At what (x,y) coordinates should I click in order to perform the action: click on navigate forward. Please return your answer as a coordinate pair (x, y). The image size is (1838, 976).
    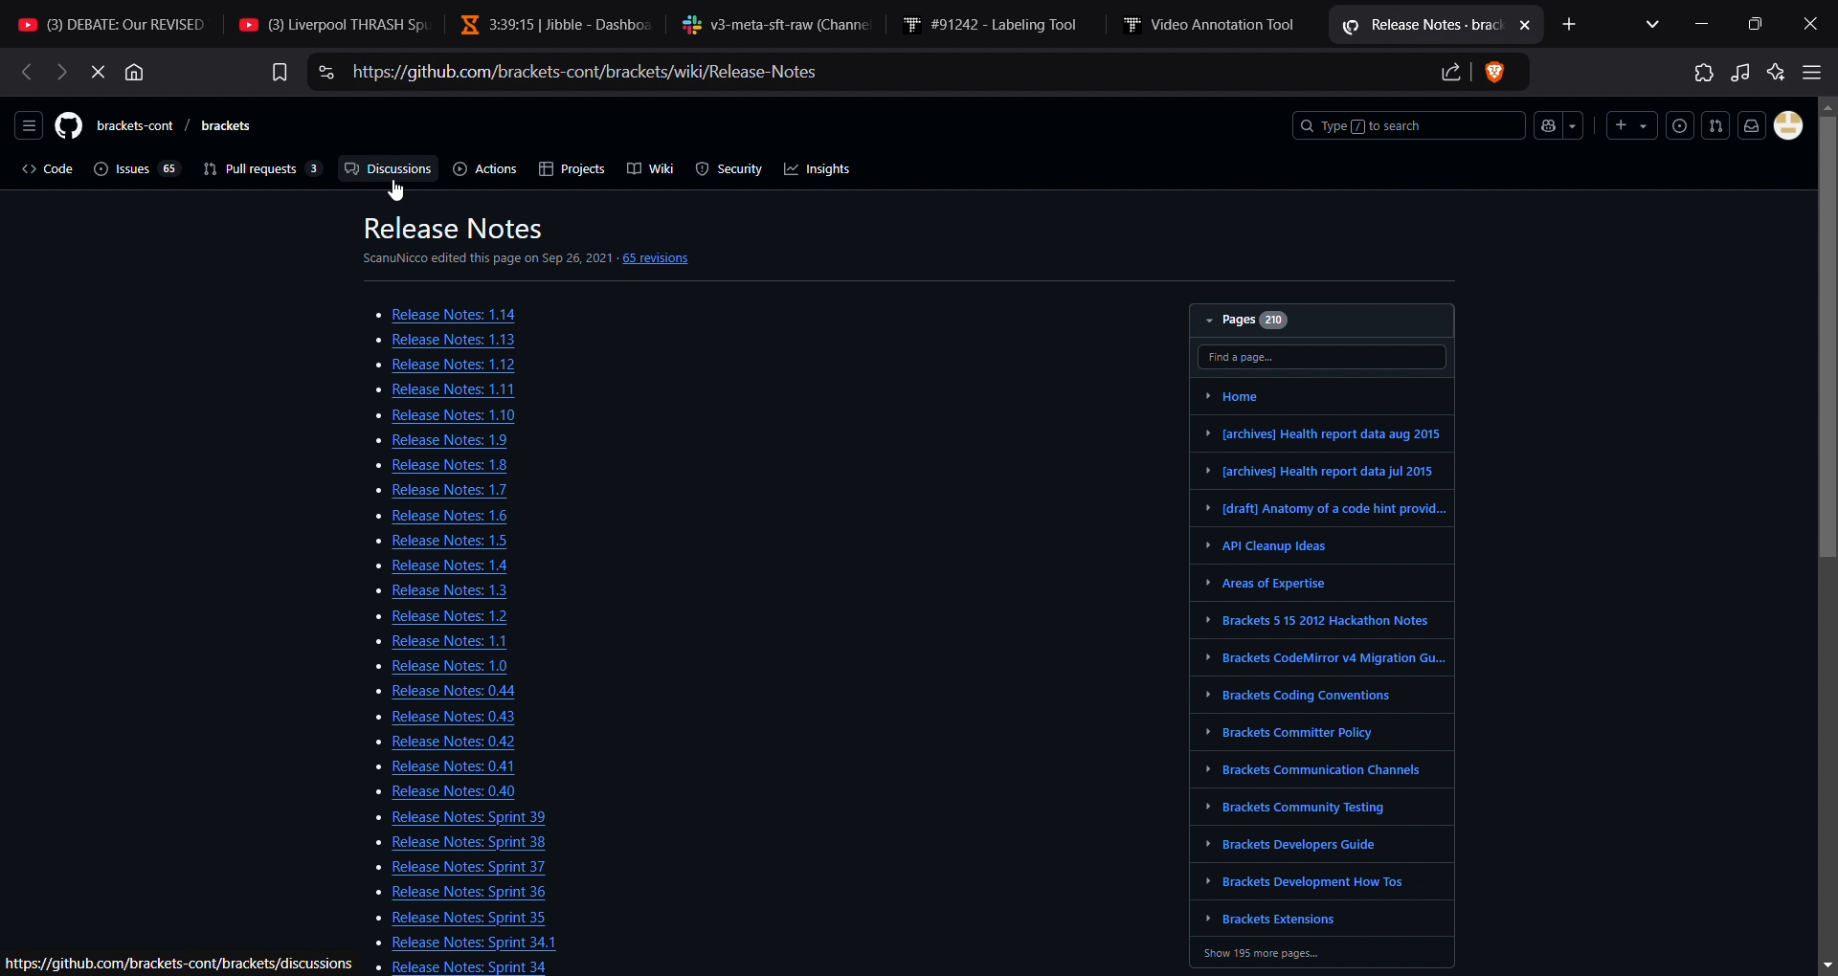
    Looking at the image, I should click on (59, 72).